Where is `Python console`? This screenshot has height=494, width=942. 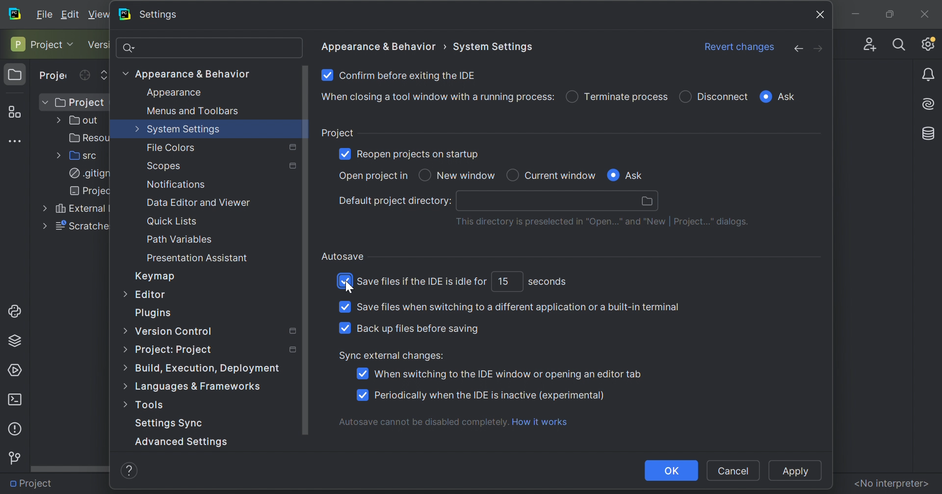 Python console is located at coordinates (17, 310).